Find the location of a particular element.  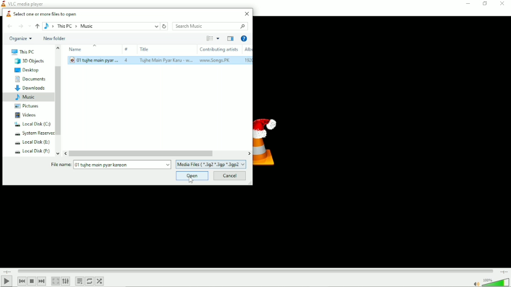

Media files is located at coordinates (211, 164).